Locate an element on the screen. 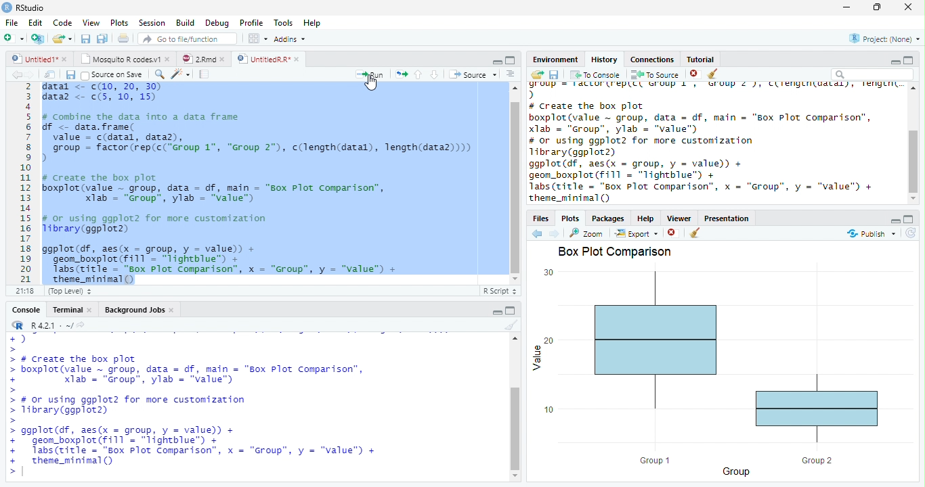 The image size is (925, 487). Show in new window is located at coordinates (50, 74).